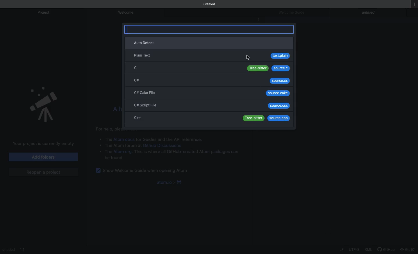 This screenshot has width=418, height=254. What do you see at coordinates (169, 182) in the screenshot?
I see `atom.io x android` at bounding box center [169, 182].